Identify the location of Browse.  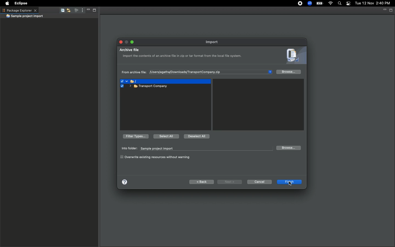
(289, 72).